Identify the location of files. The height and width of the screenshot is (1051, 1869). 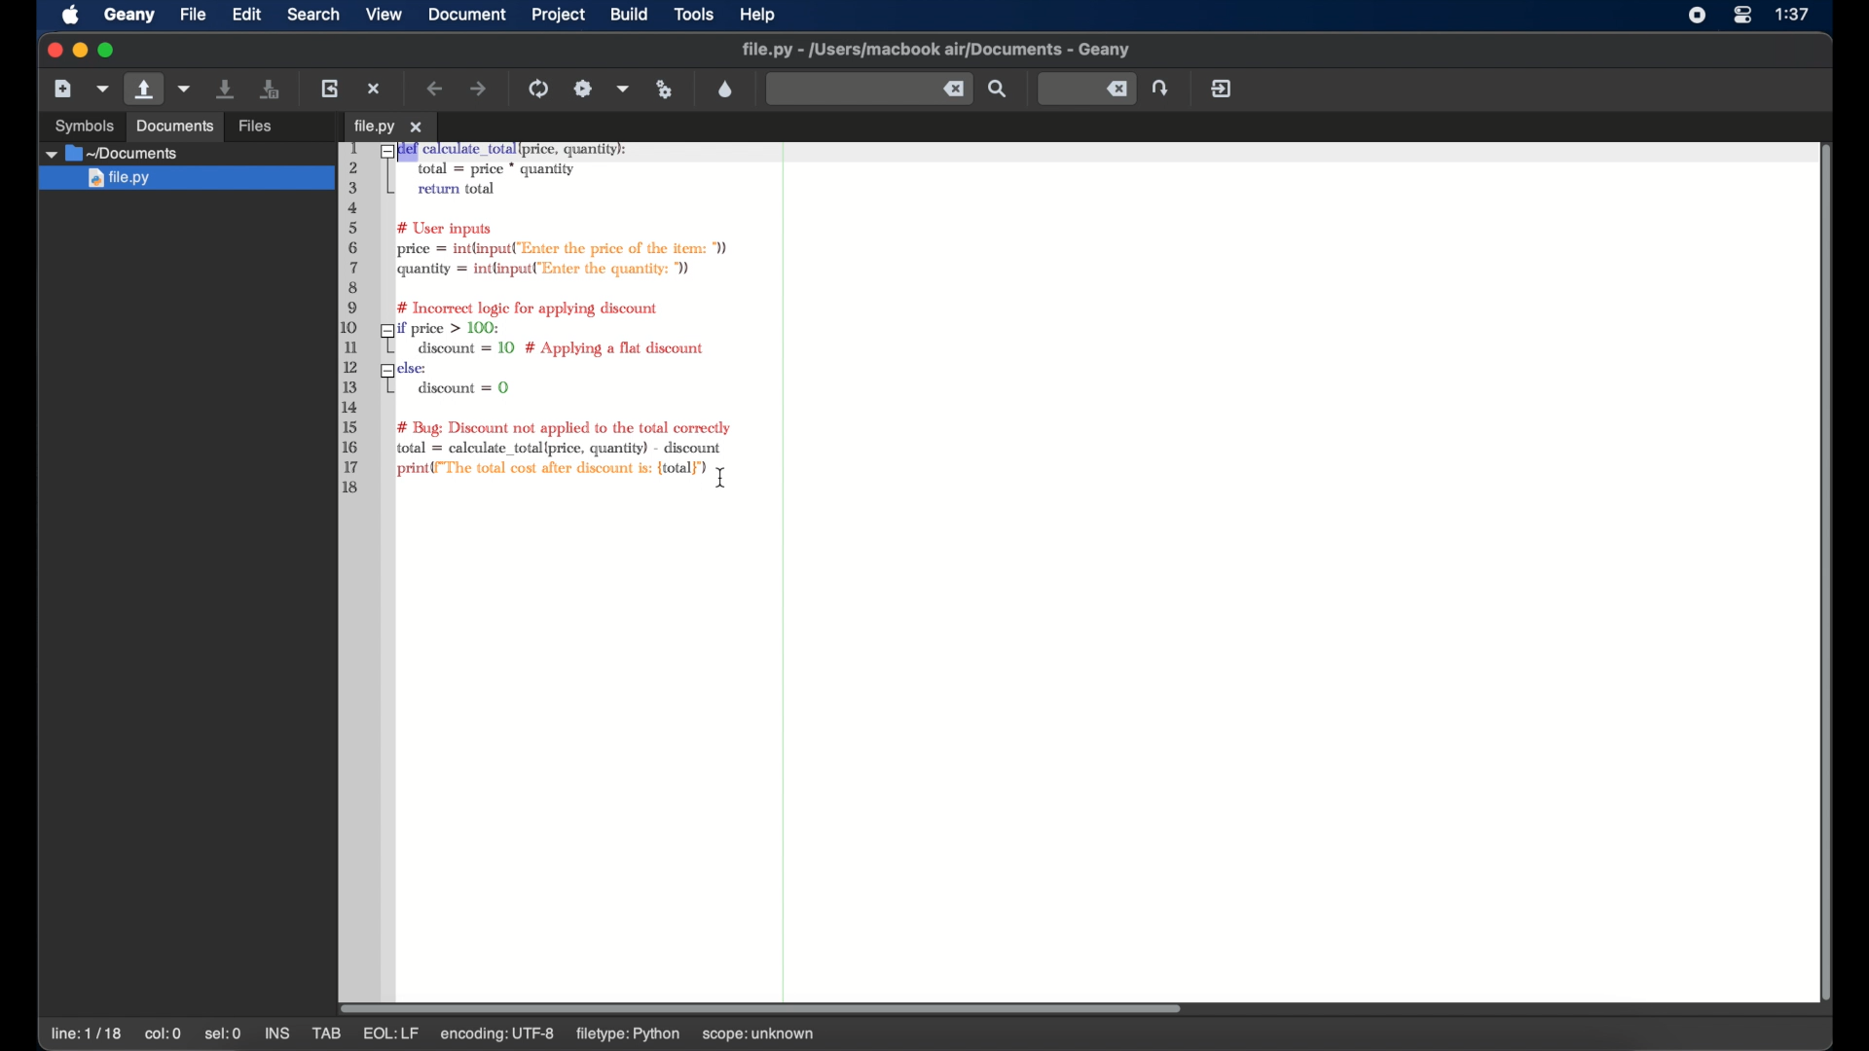
(258, 124).